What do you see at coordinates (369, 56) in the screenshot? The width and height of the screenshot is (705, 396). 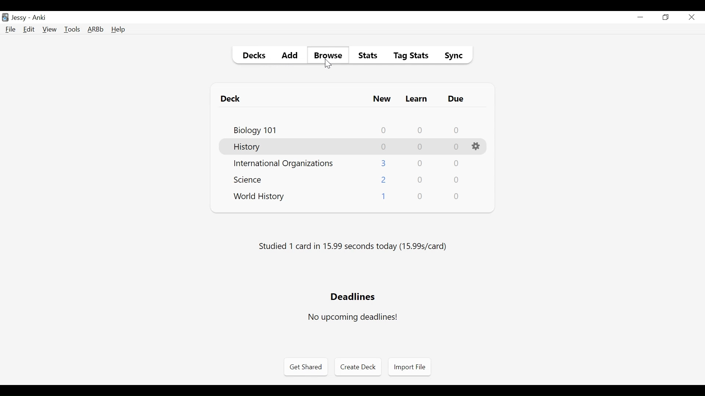 I see `Stats` at bounding box center [369, 56].